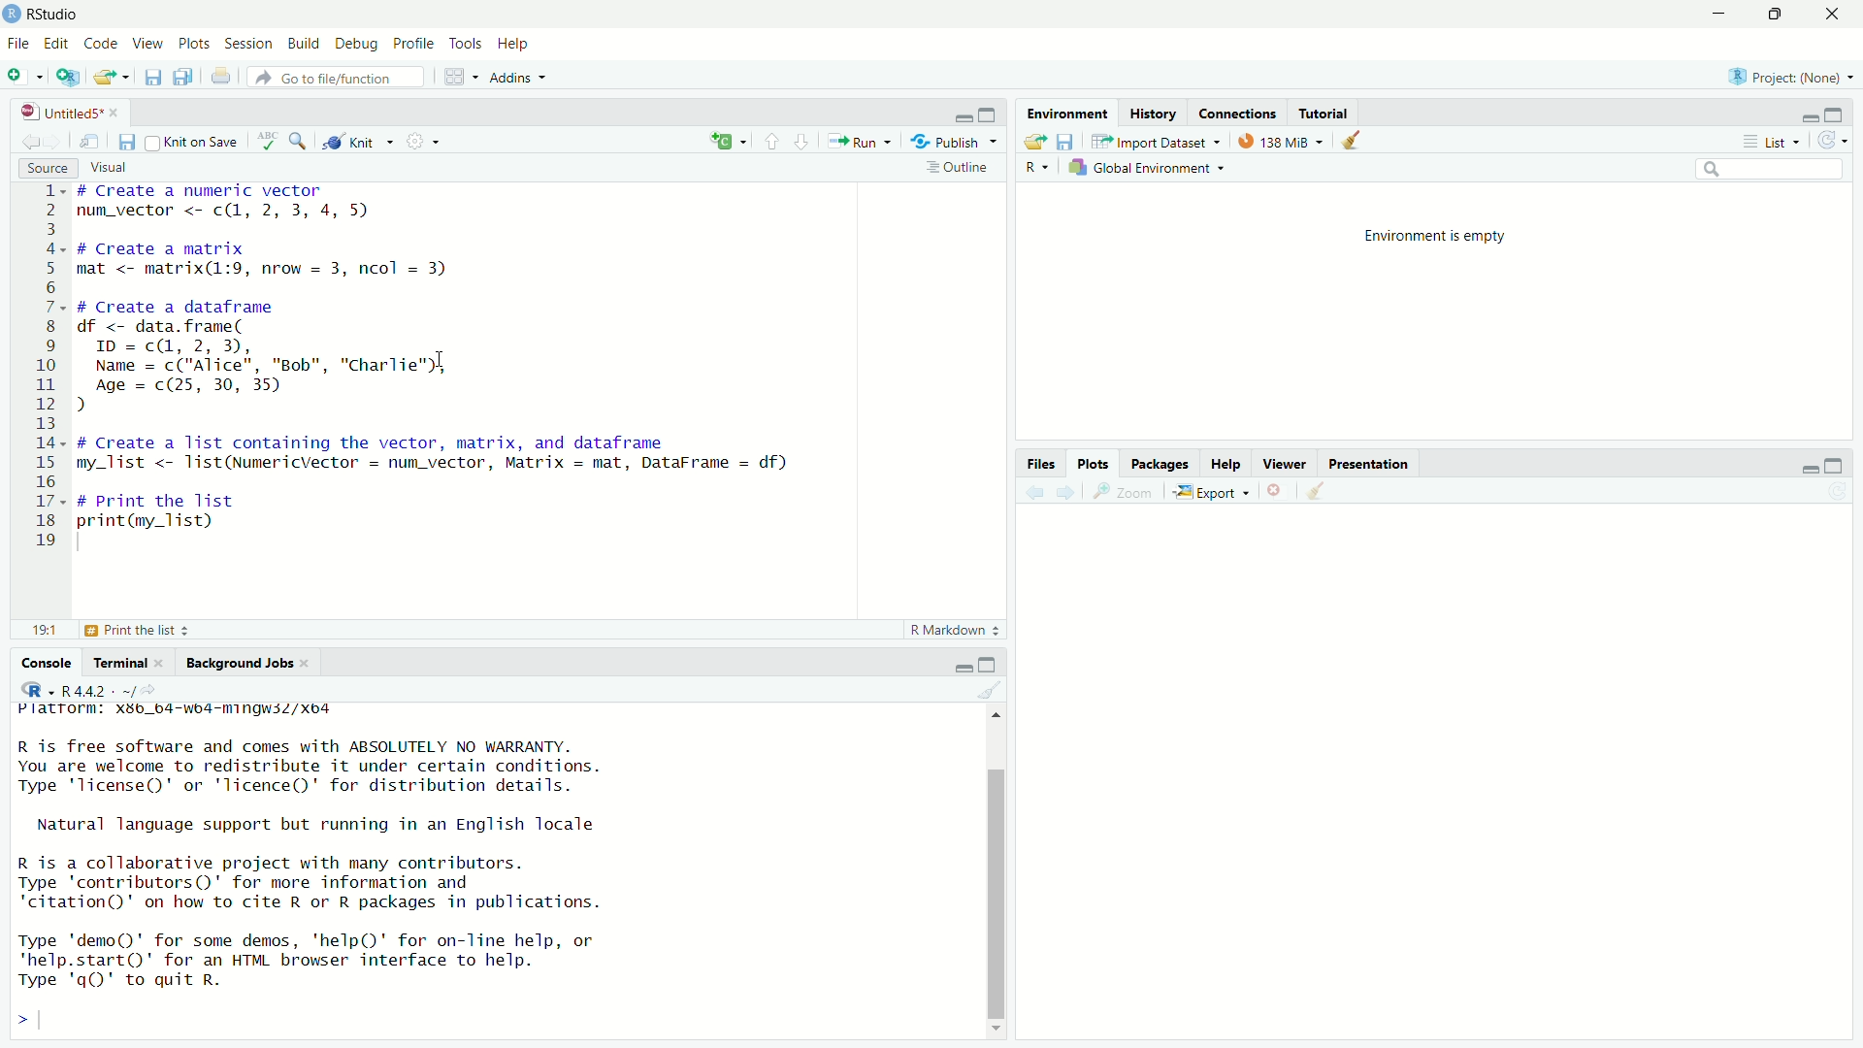  What do you see at coordinates (961, 664) in the screenshot?
I see `minimise` at bounding box center [961, 664].